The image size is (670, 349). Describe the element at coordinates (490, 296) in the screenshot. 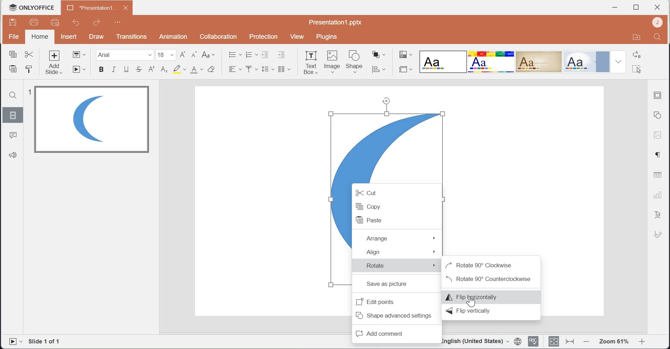

I see `Flip horizontally` at that location.